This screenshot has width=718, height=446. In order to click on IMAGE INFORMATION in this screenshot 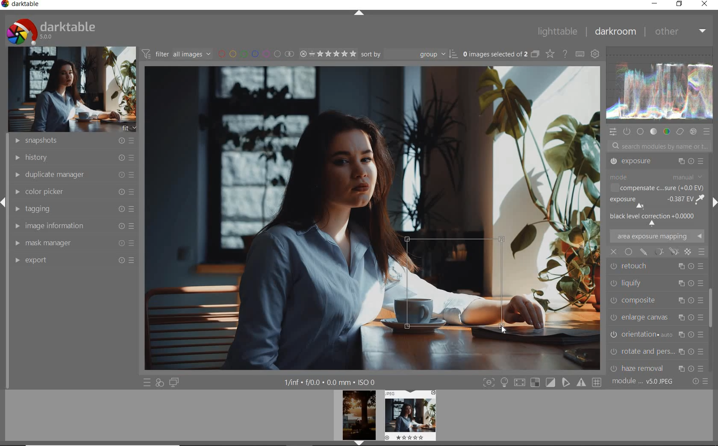, I will do `click(72, 226)`.